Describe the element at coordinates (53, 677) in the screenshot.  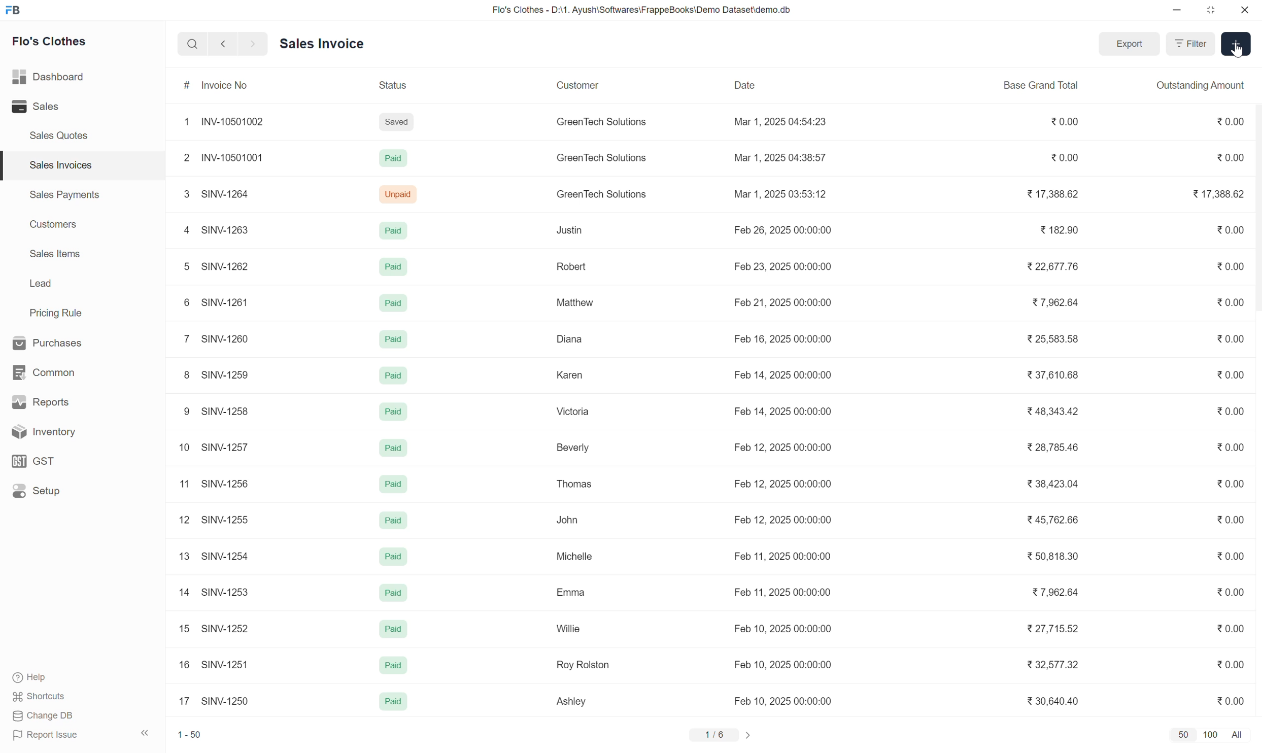
I see `Help` at that location.